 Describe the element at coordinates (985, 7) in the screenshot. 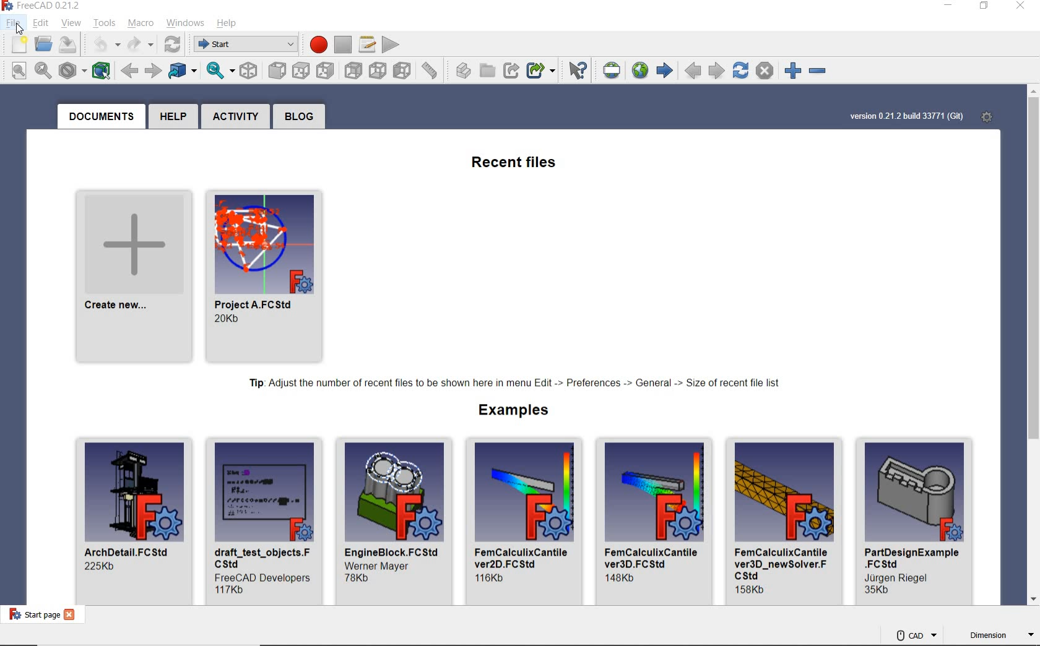

I see `RESTORE DOWN` at that location.